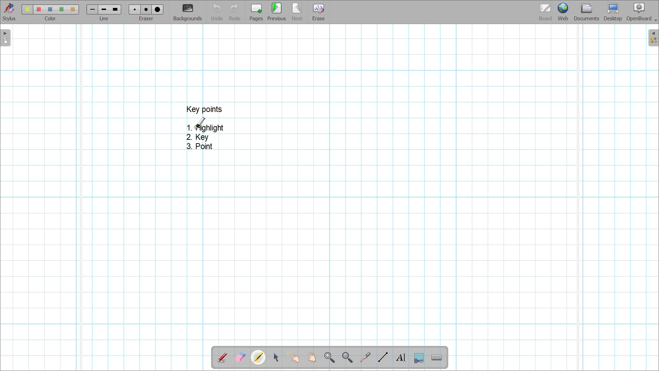 Image resolution: width=659 pixels, height=371 pixels. What do you see at coordinates (207, 128) in the screenshot?
I see `1. Highlight` at bounding box center [207, 128].